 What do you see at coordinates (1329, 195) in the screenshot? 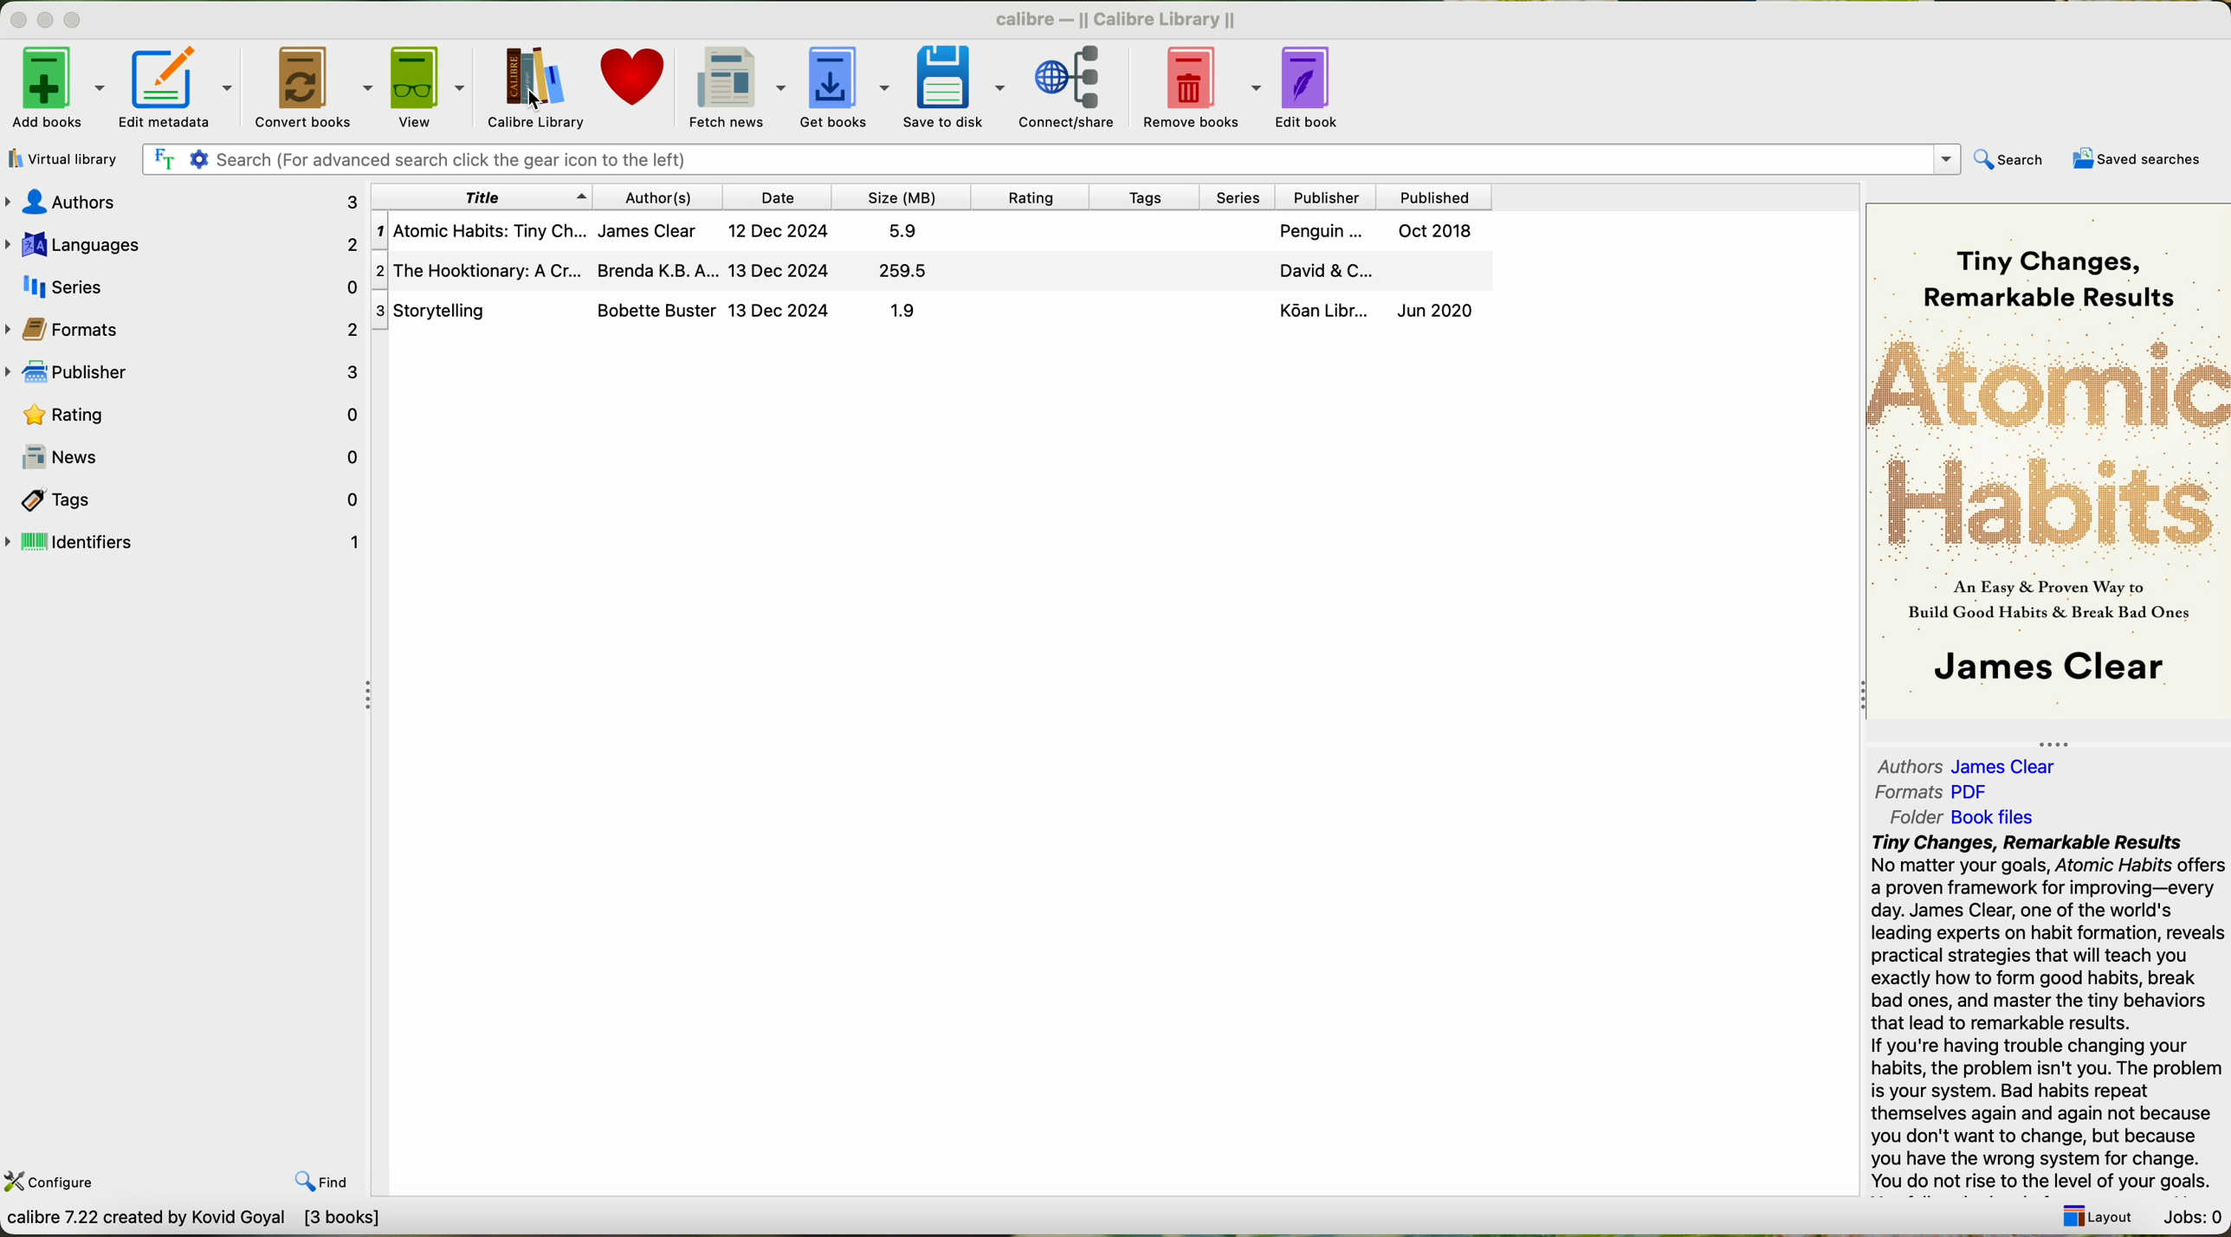
I see `Publisher` at bounding box center [1329, 195].